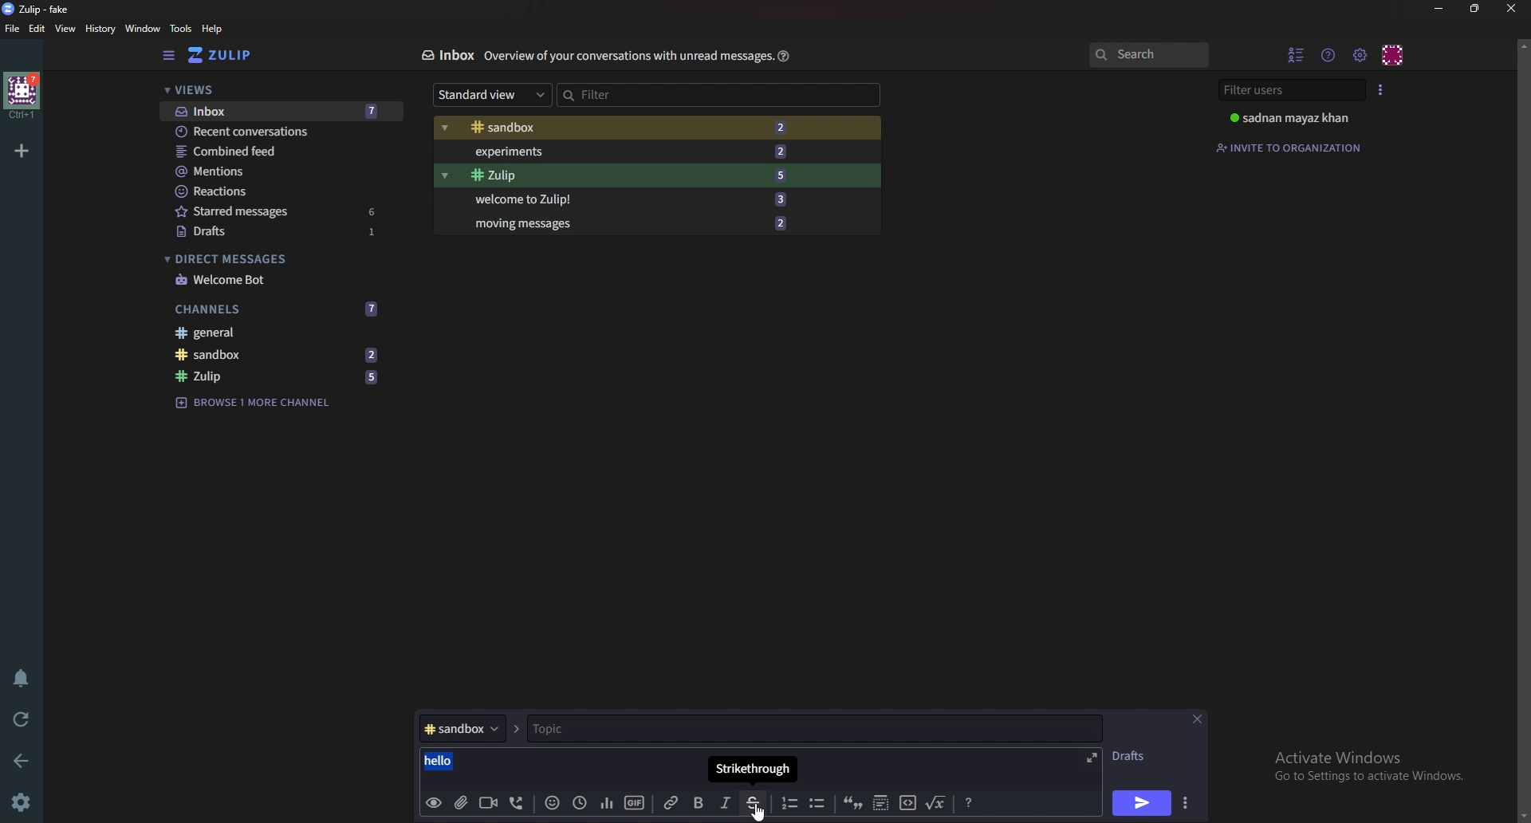 The width and height of the screenshot is (1531, 823). Describe the element at coordinates (1297, 116) in the screenshot. I see `sadnan mayaz khan` at that location.